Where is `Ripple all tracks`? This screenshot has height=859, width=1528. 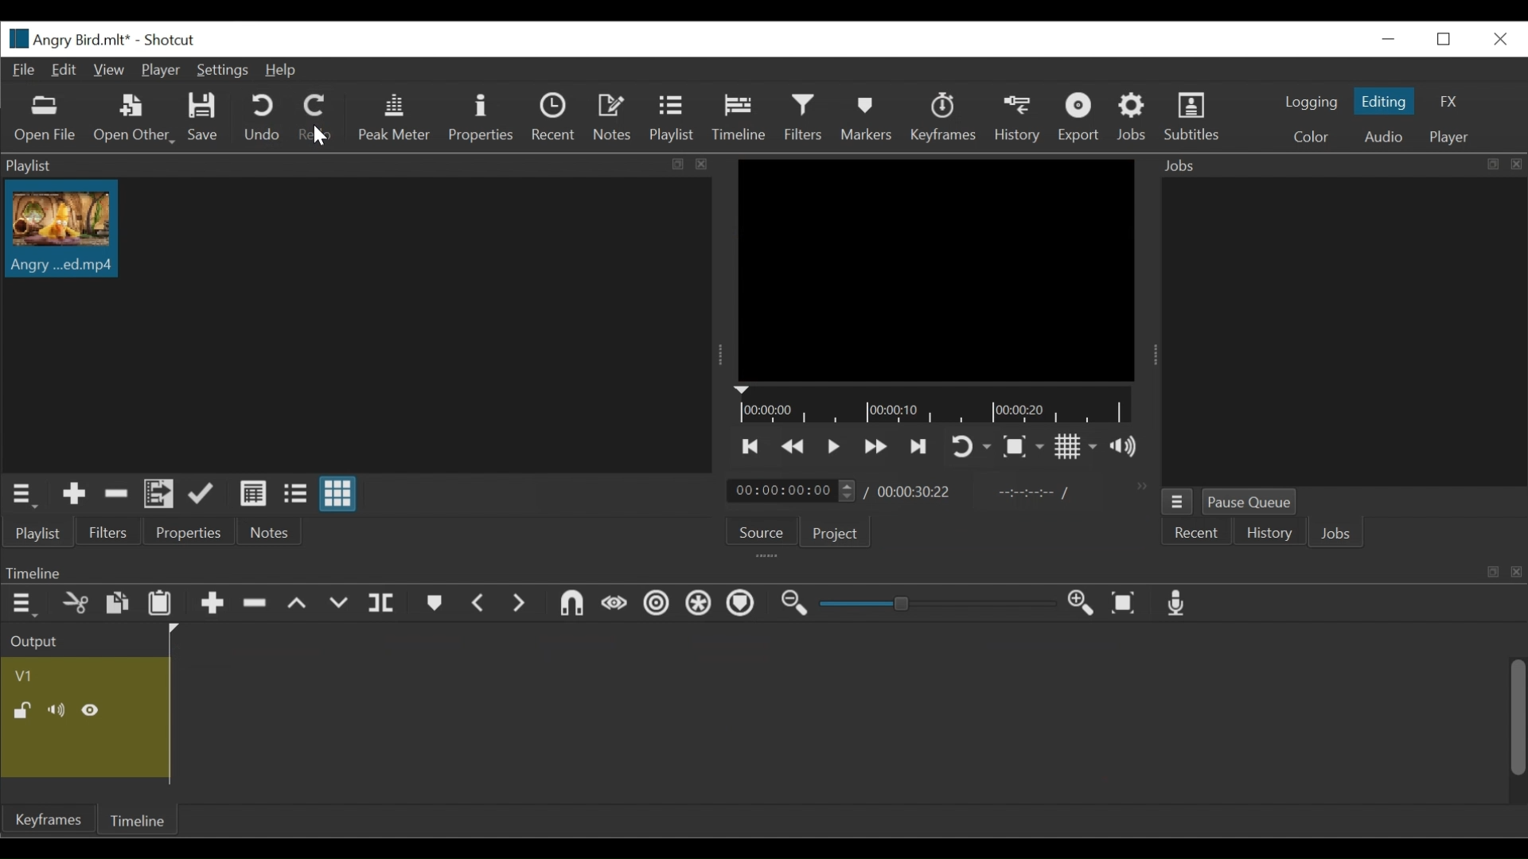 Ripple all tracks is located at coordinates (700, 605).